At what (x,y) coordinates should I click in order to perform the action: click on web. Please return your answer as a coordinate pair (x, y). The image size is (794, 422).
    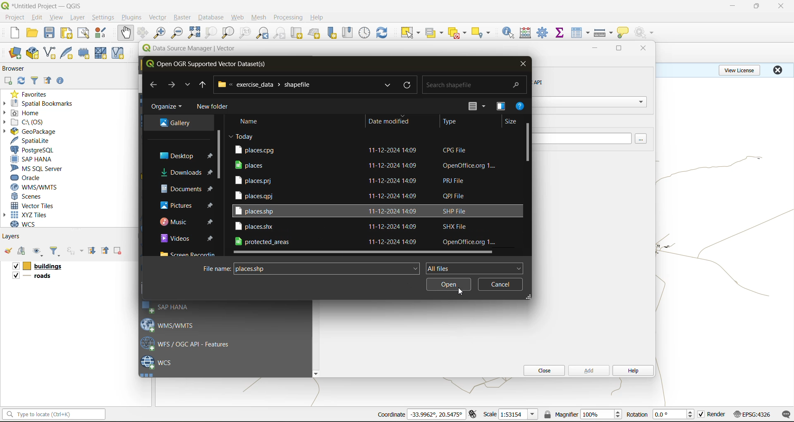
    Looking at the image, I should click on (238, 17).